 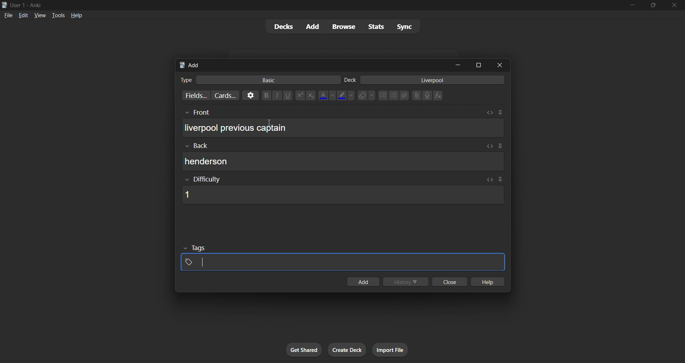 What do you see at coordinates (489, 282) in the screenshot?
I see `hlep` at bounding box center [489, 282].